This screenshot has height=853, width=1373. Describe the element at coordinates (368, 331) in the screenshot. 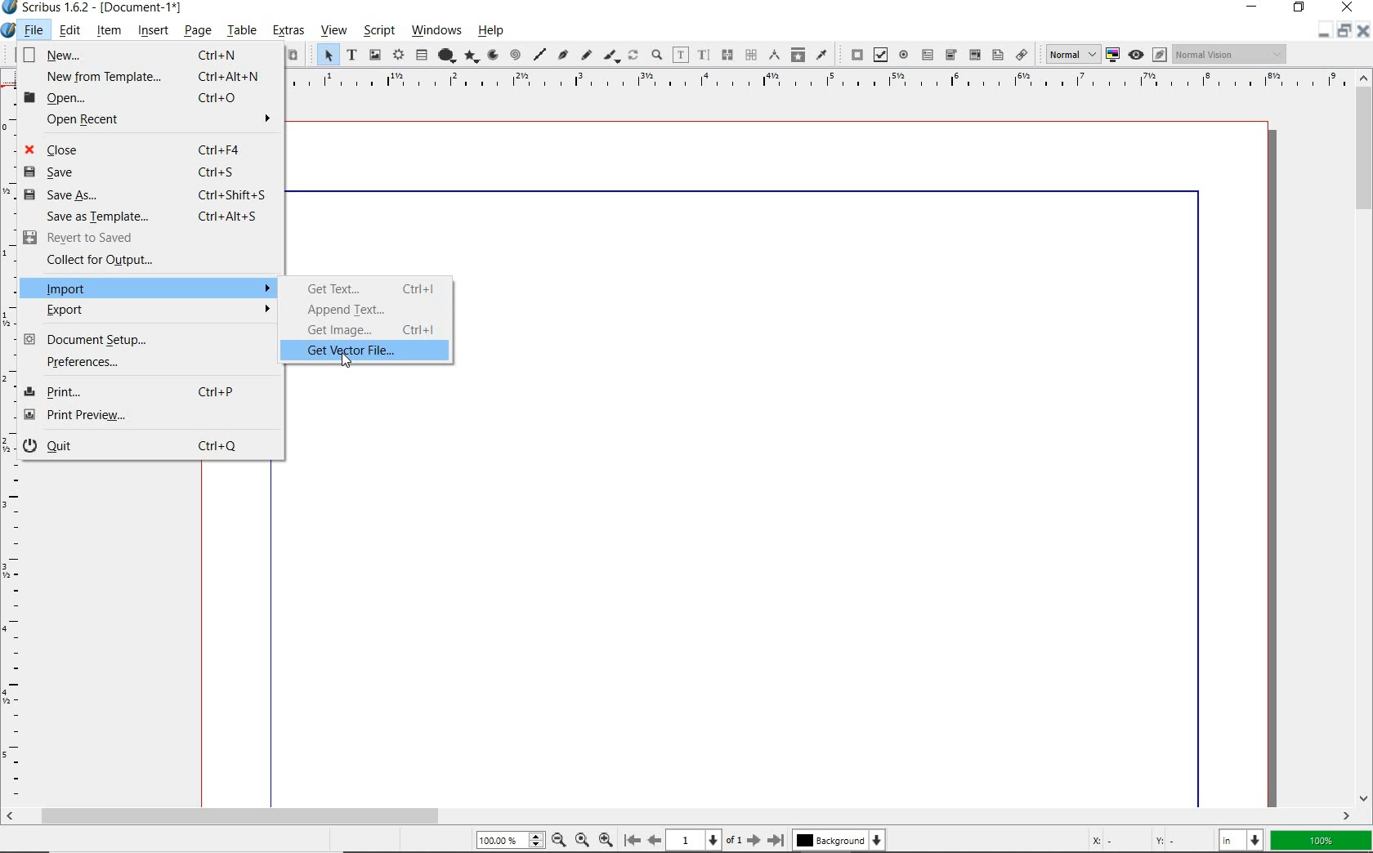

I see `get image...` at that location.